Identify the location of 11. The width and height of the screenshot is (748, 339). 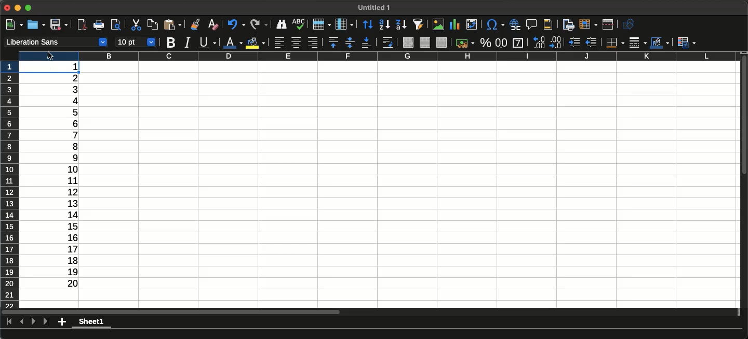
(68, 180).